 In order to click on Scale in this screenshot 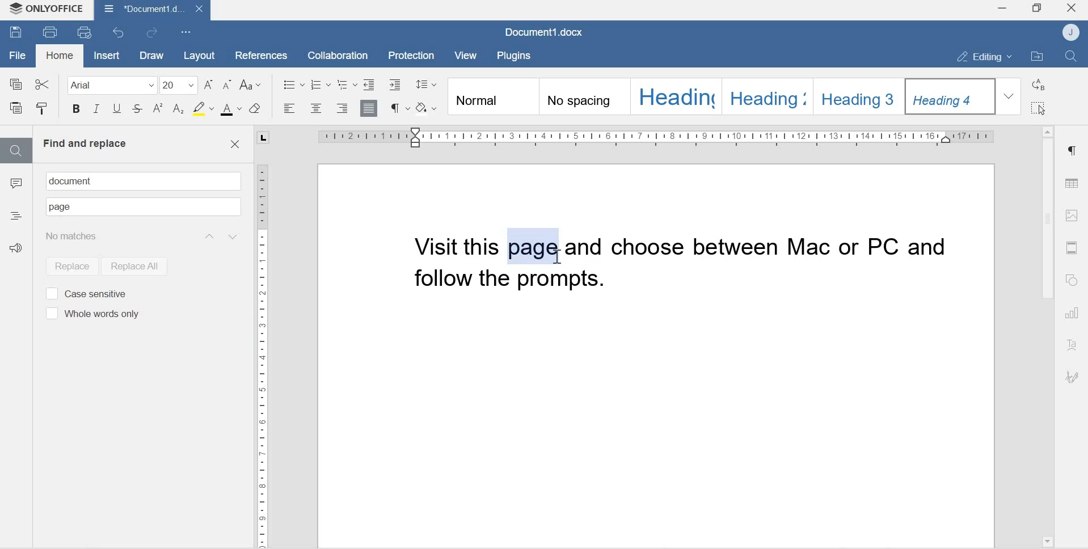, I will do `click(263, 348)`.